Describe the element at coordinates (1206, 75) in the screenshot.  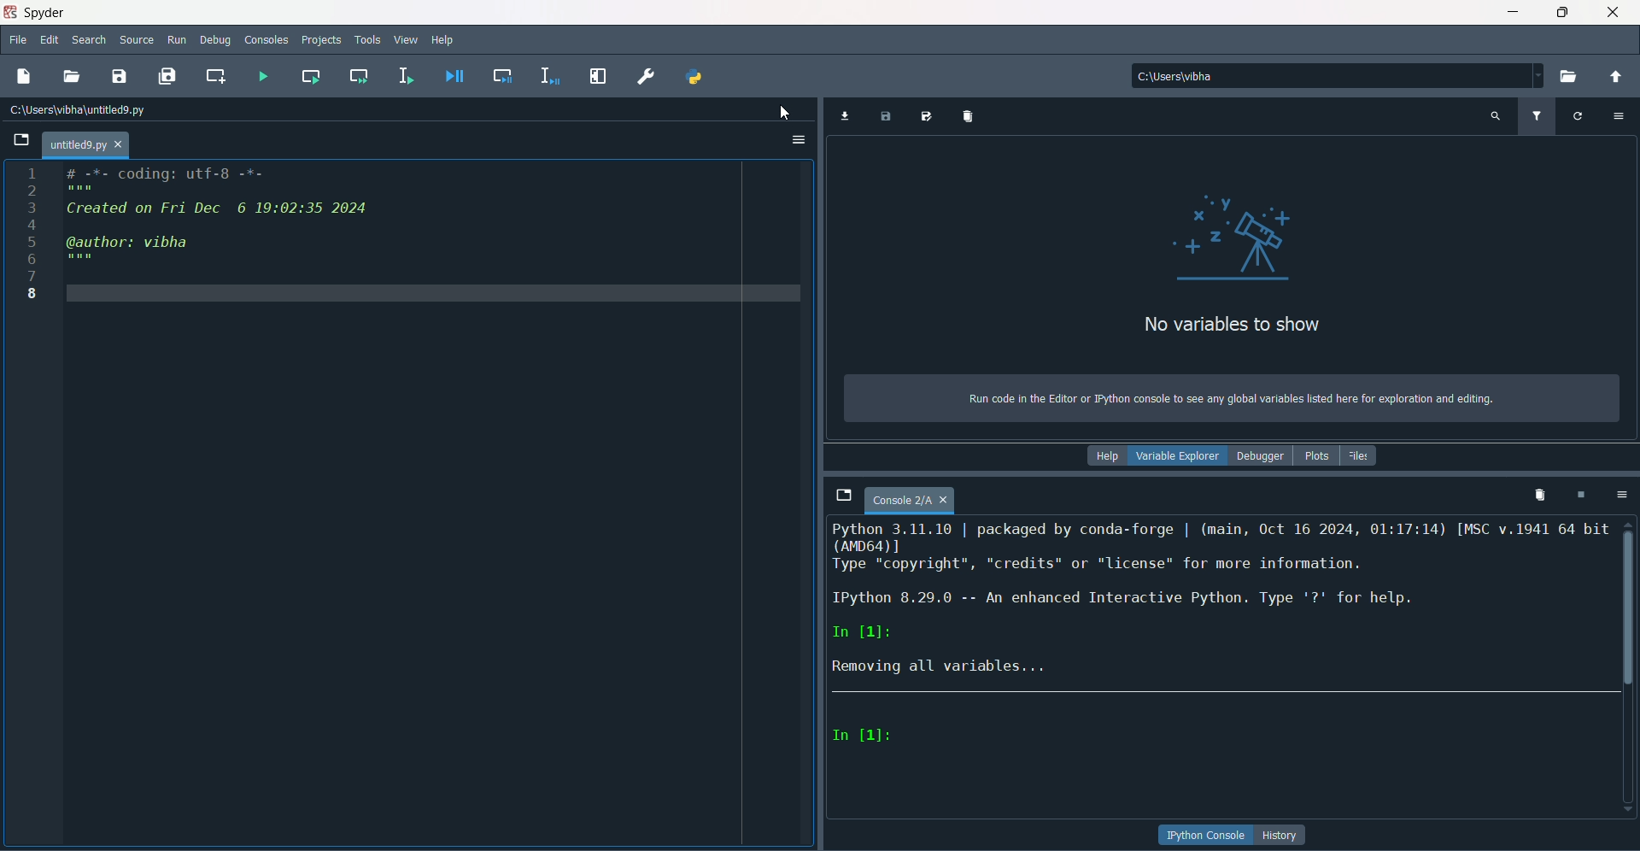
I see `file path` at that location.